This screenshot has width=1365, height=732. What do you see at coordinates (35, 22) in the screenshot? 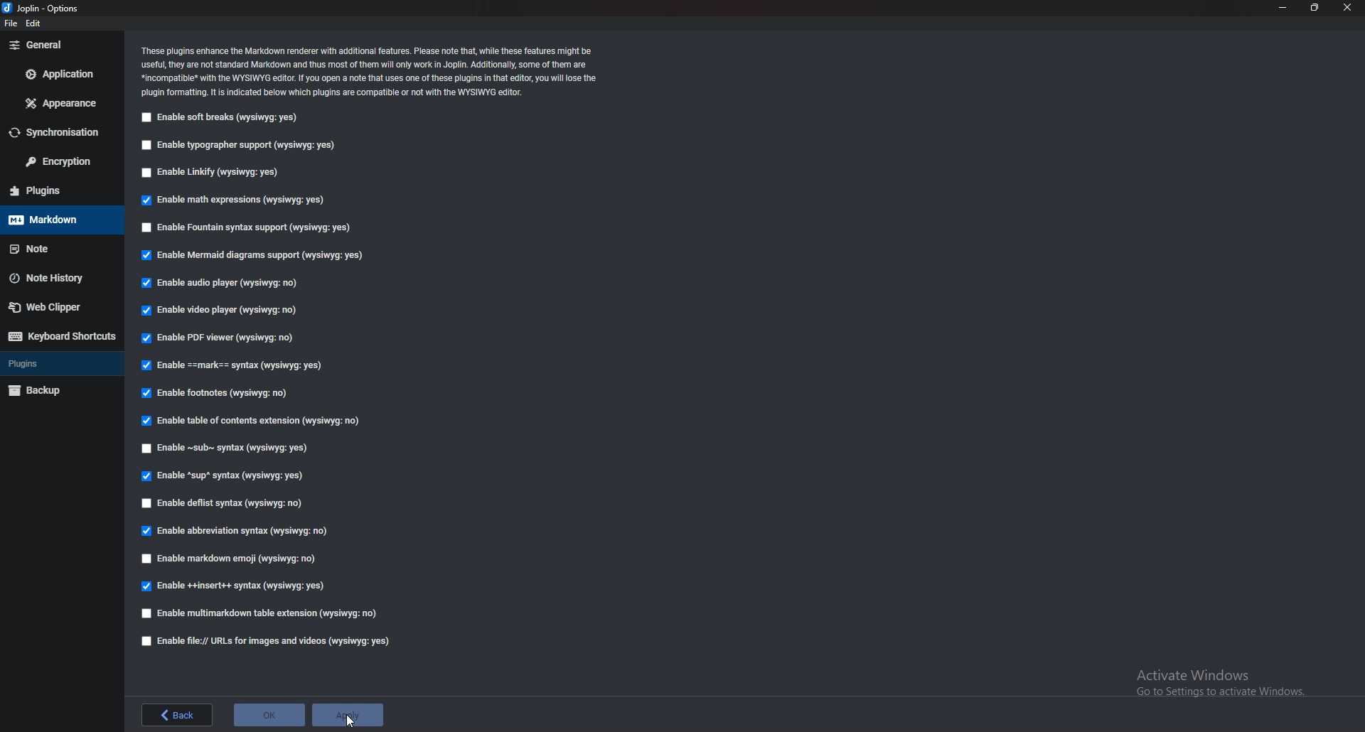
I see `edit` at bounding box center [35, 22].